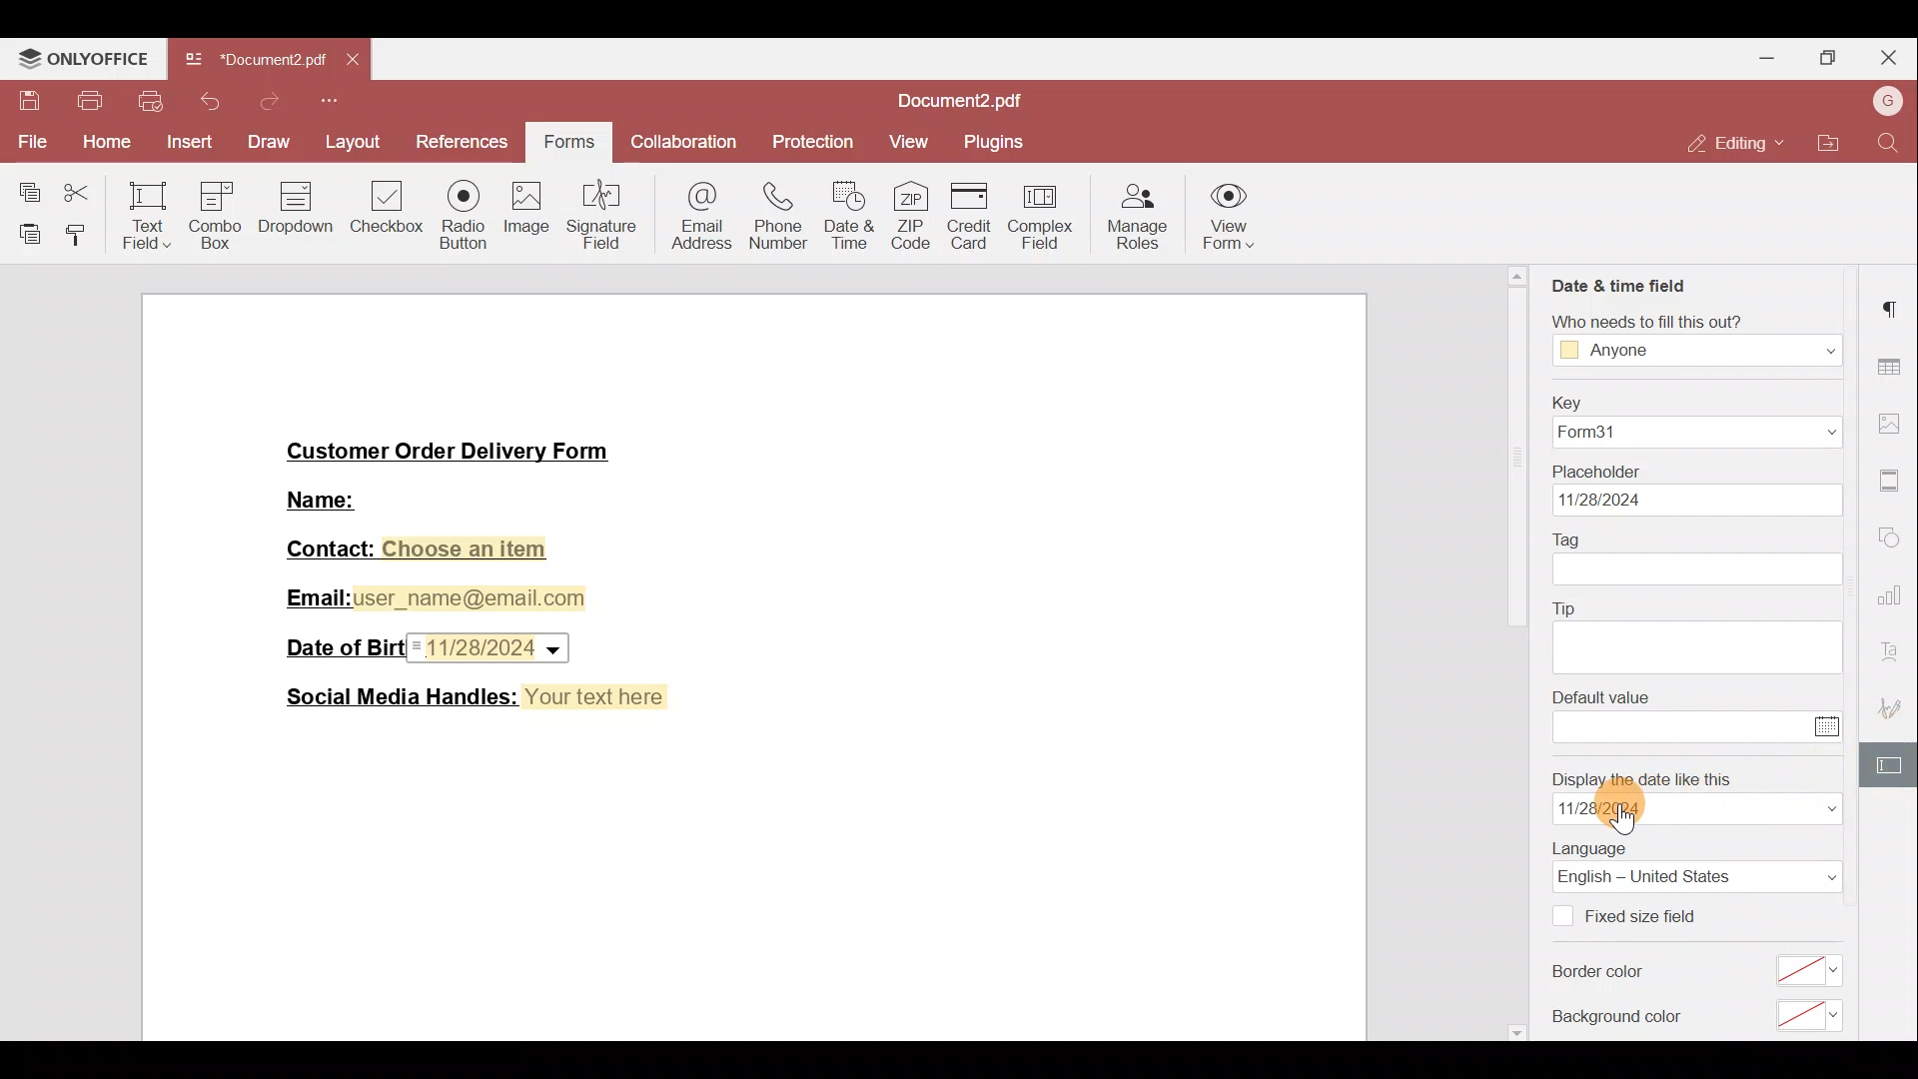 This screenshot has width=1918, height=1079. I want to click on References, so click(467, 143).